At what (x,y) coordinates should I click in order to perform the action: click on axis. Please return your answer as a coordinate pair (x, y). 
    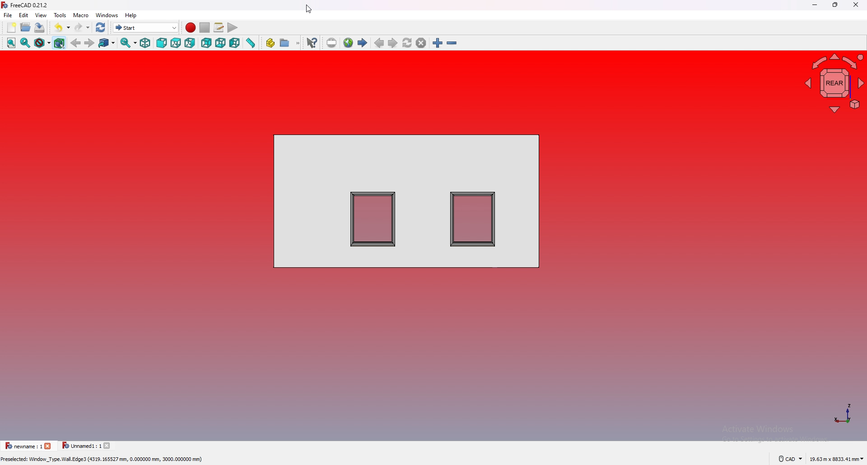
    Looking at the image, I should click on (844, 413).